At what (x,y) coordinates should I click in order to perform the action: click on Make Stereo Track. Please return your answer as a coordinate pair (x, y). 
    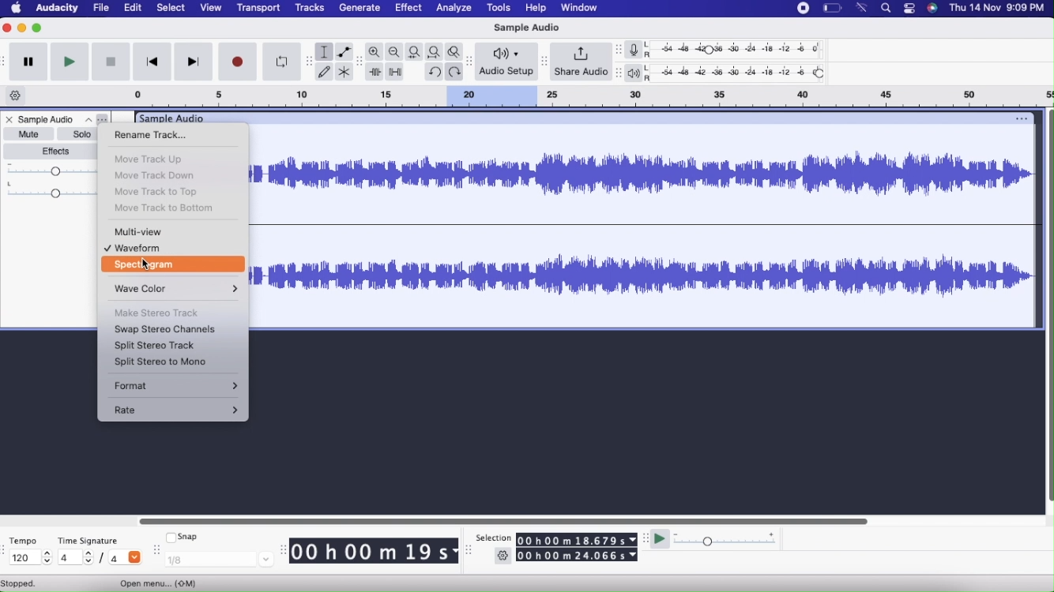
    Looking at the image, I should click on (157, 313).